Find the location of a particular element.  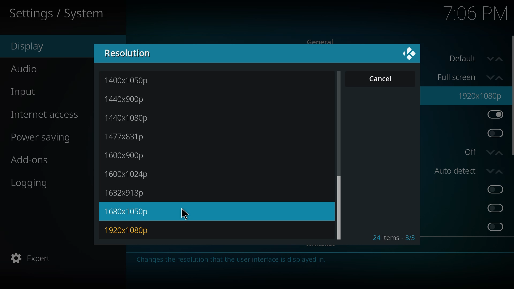

logging is located at coordinates (33, 184).